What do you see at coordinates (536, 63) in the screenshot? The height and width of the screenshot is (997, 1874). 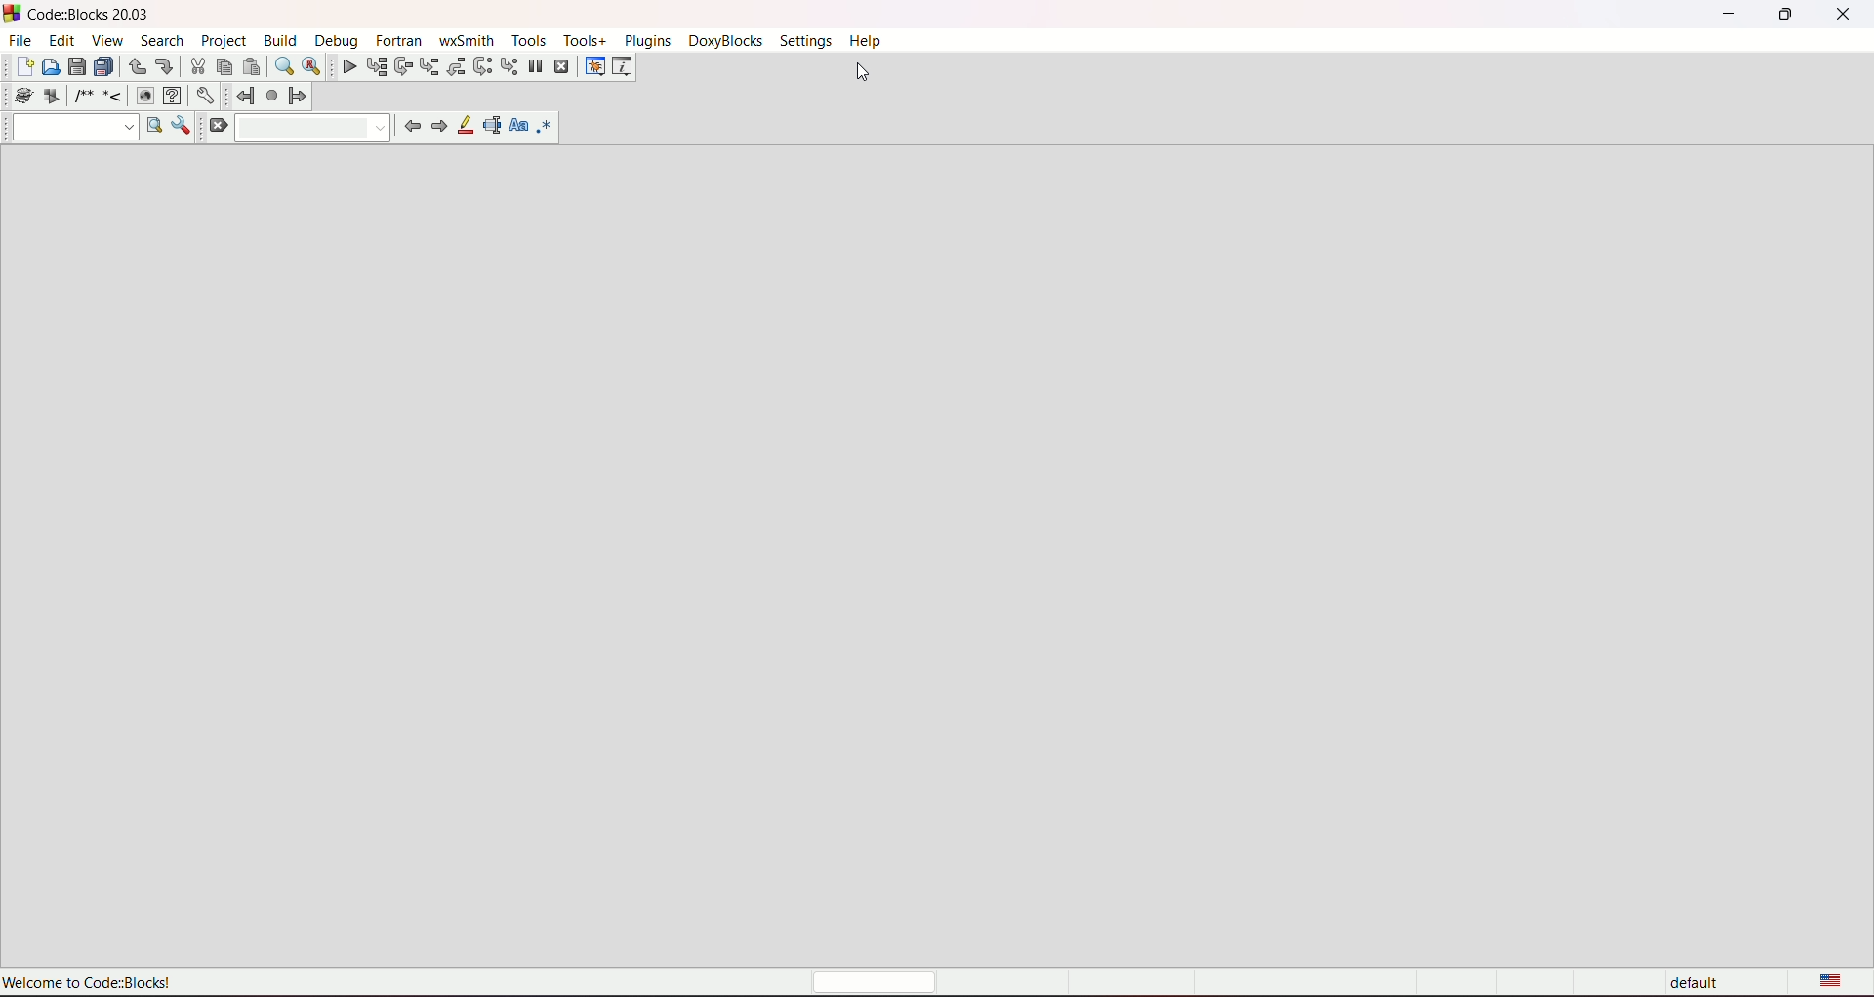 I see `break debugger` at bounding box center [536, 63].